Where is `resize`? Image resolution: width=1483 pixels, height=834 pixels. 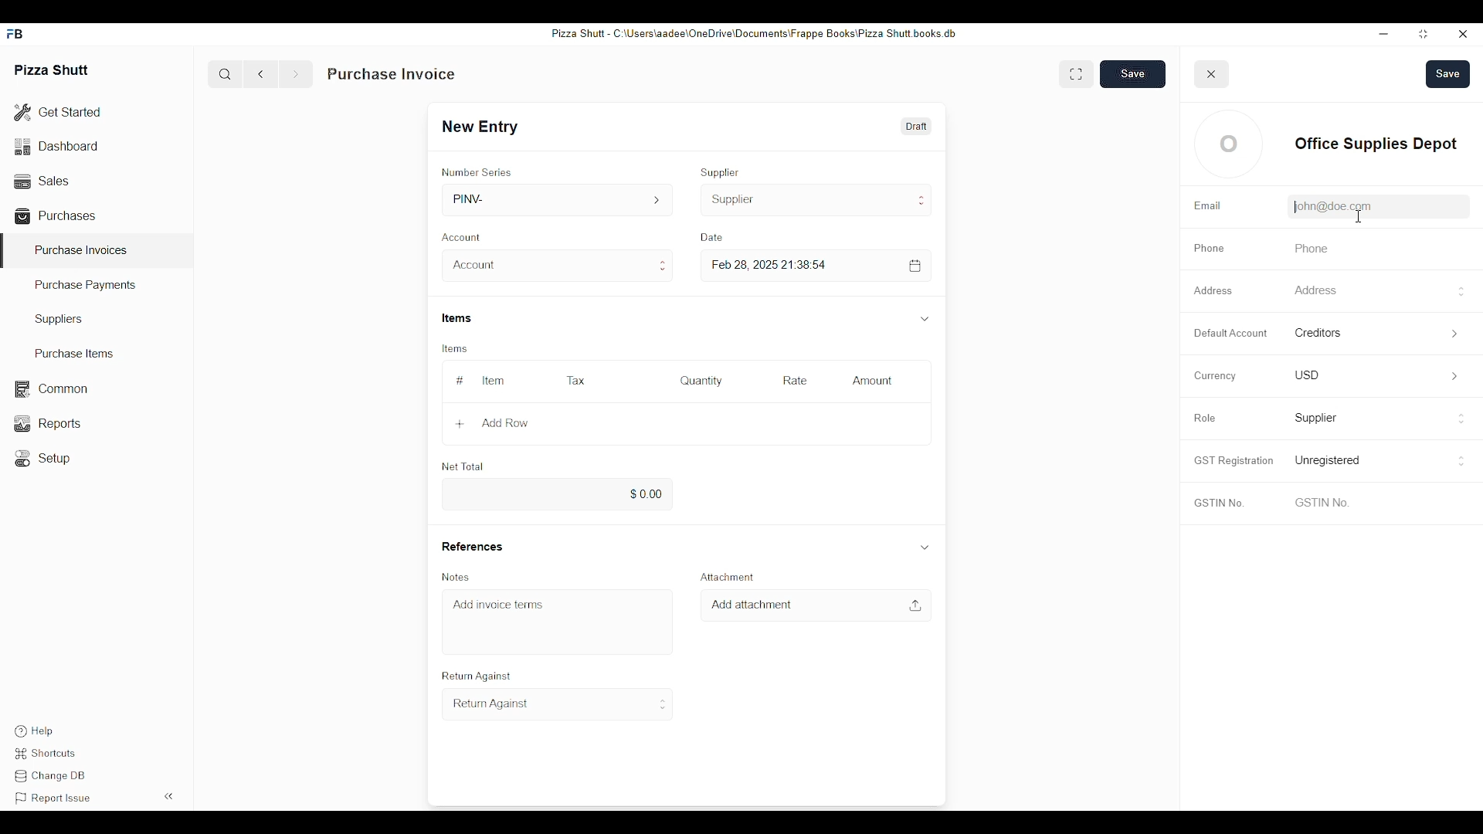
resize is located at coordinates (1421, 35).